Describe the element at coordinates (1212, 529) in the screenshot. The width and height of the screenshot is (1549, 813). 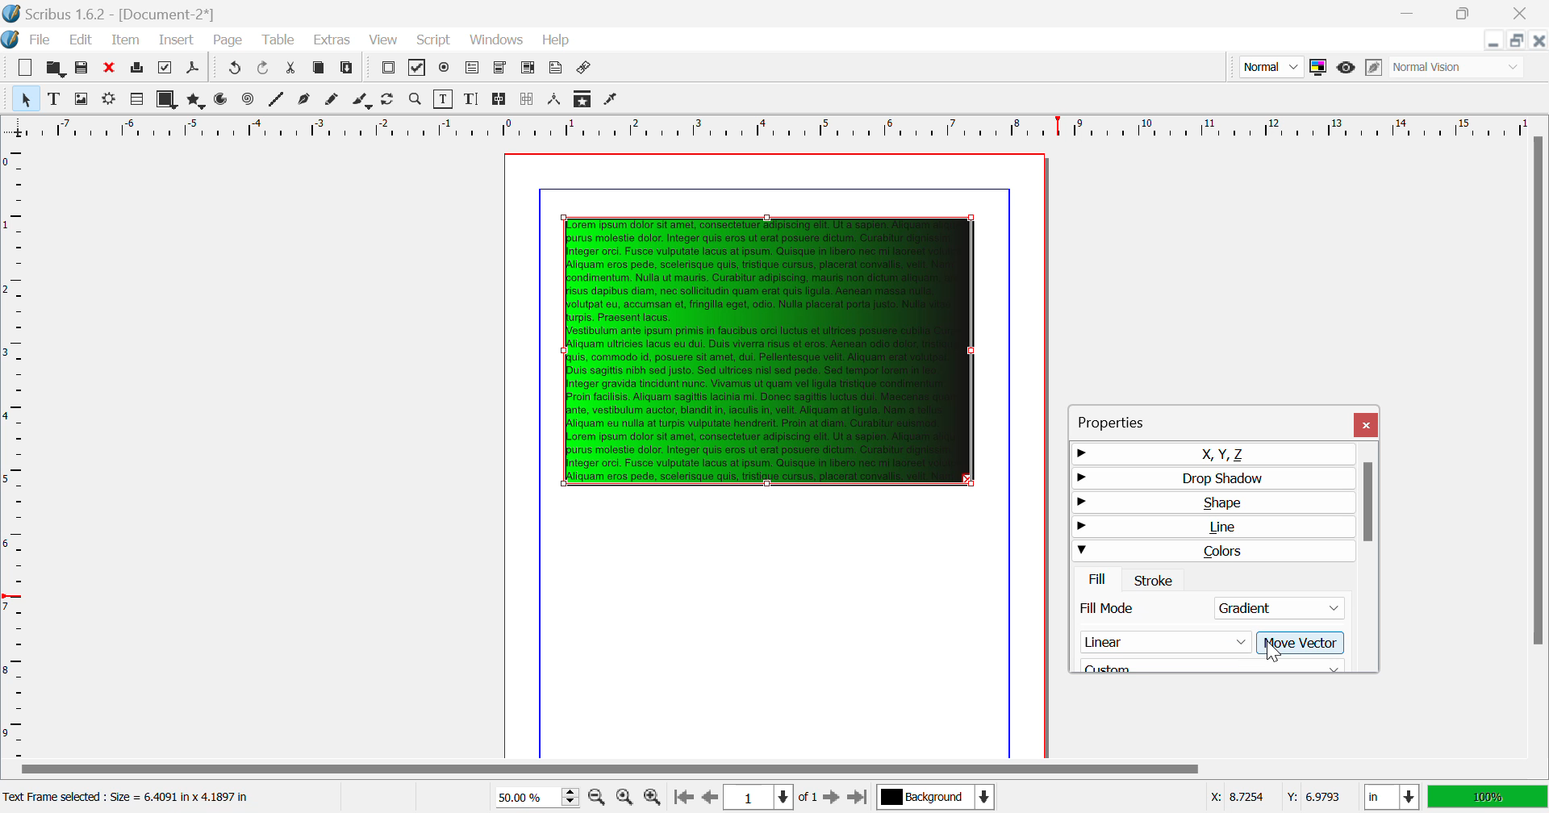
I see `Line` at that location.